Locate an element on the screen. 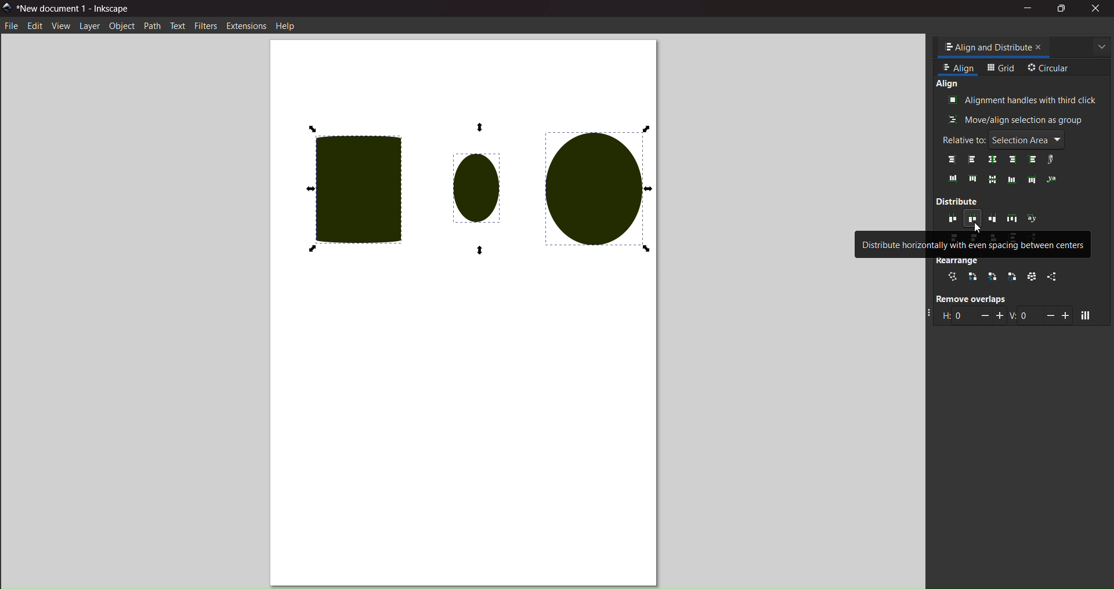  evenly distributed objects is located at coordinates (472, 187).